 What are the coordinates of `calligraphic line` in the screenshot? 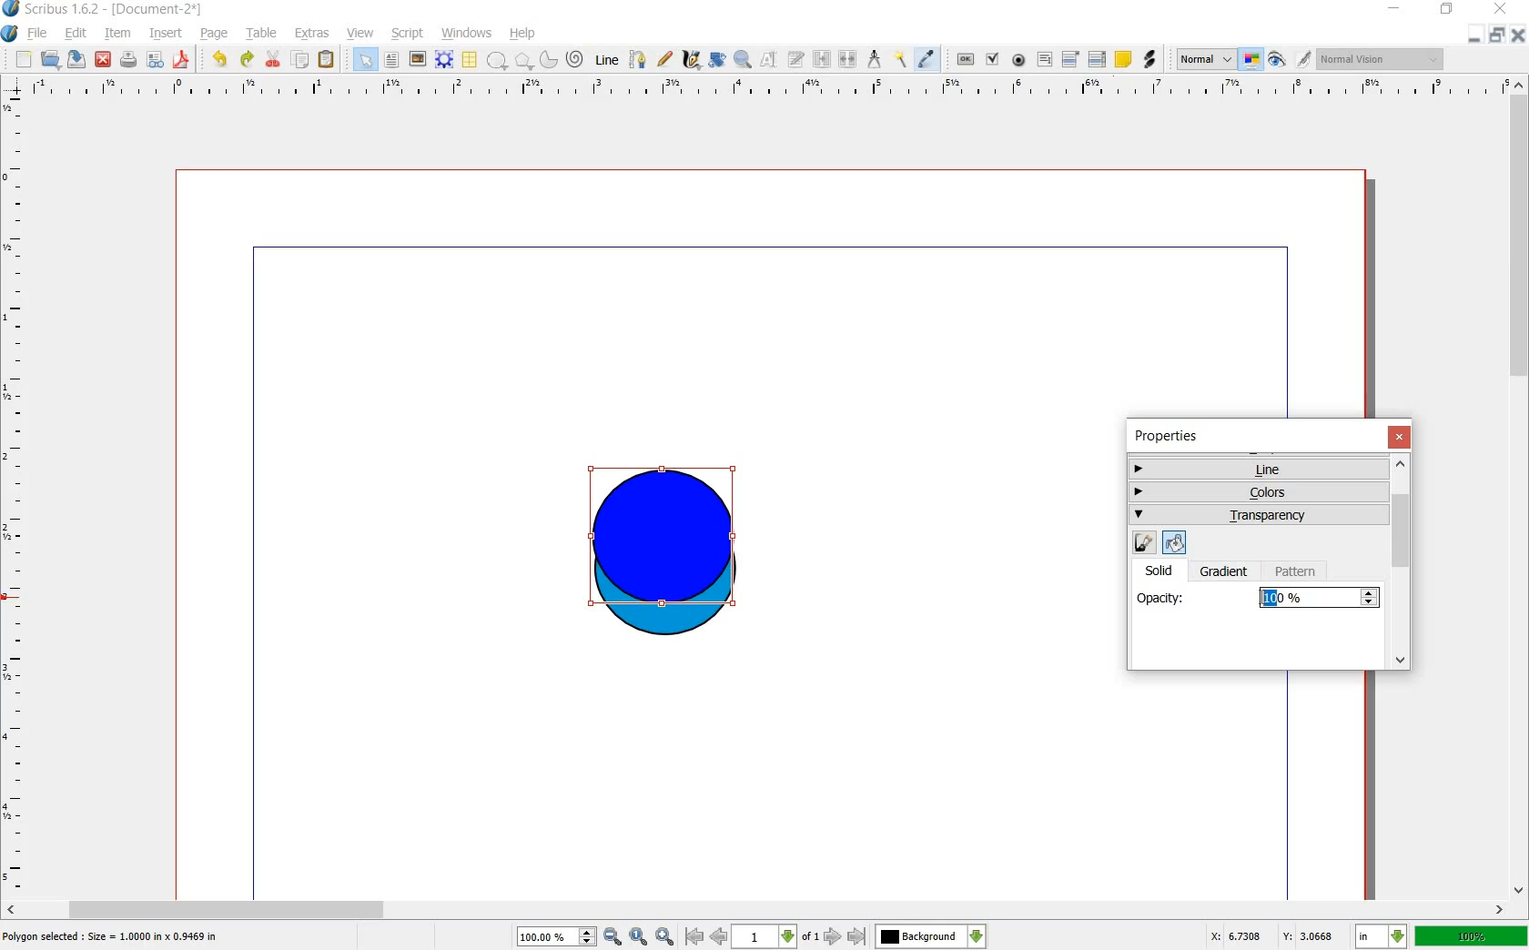 It's located at (691, 62).